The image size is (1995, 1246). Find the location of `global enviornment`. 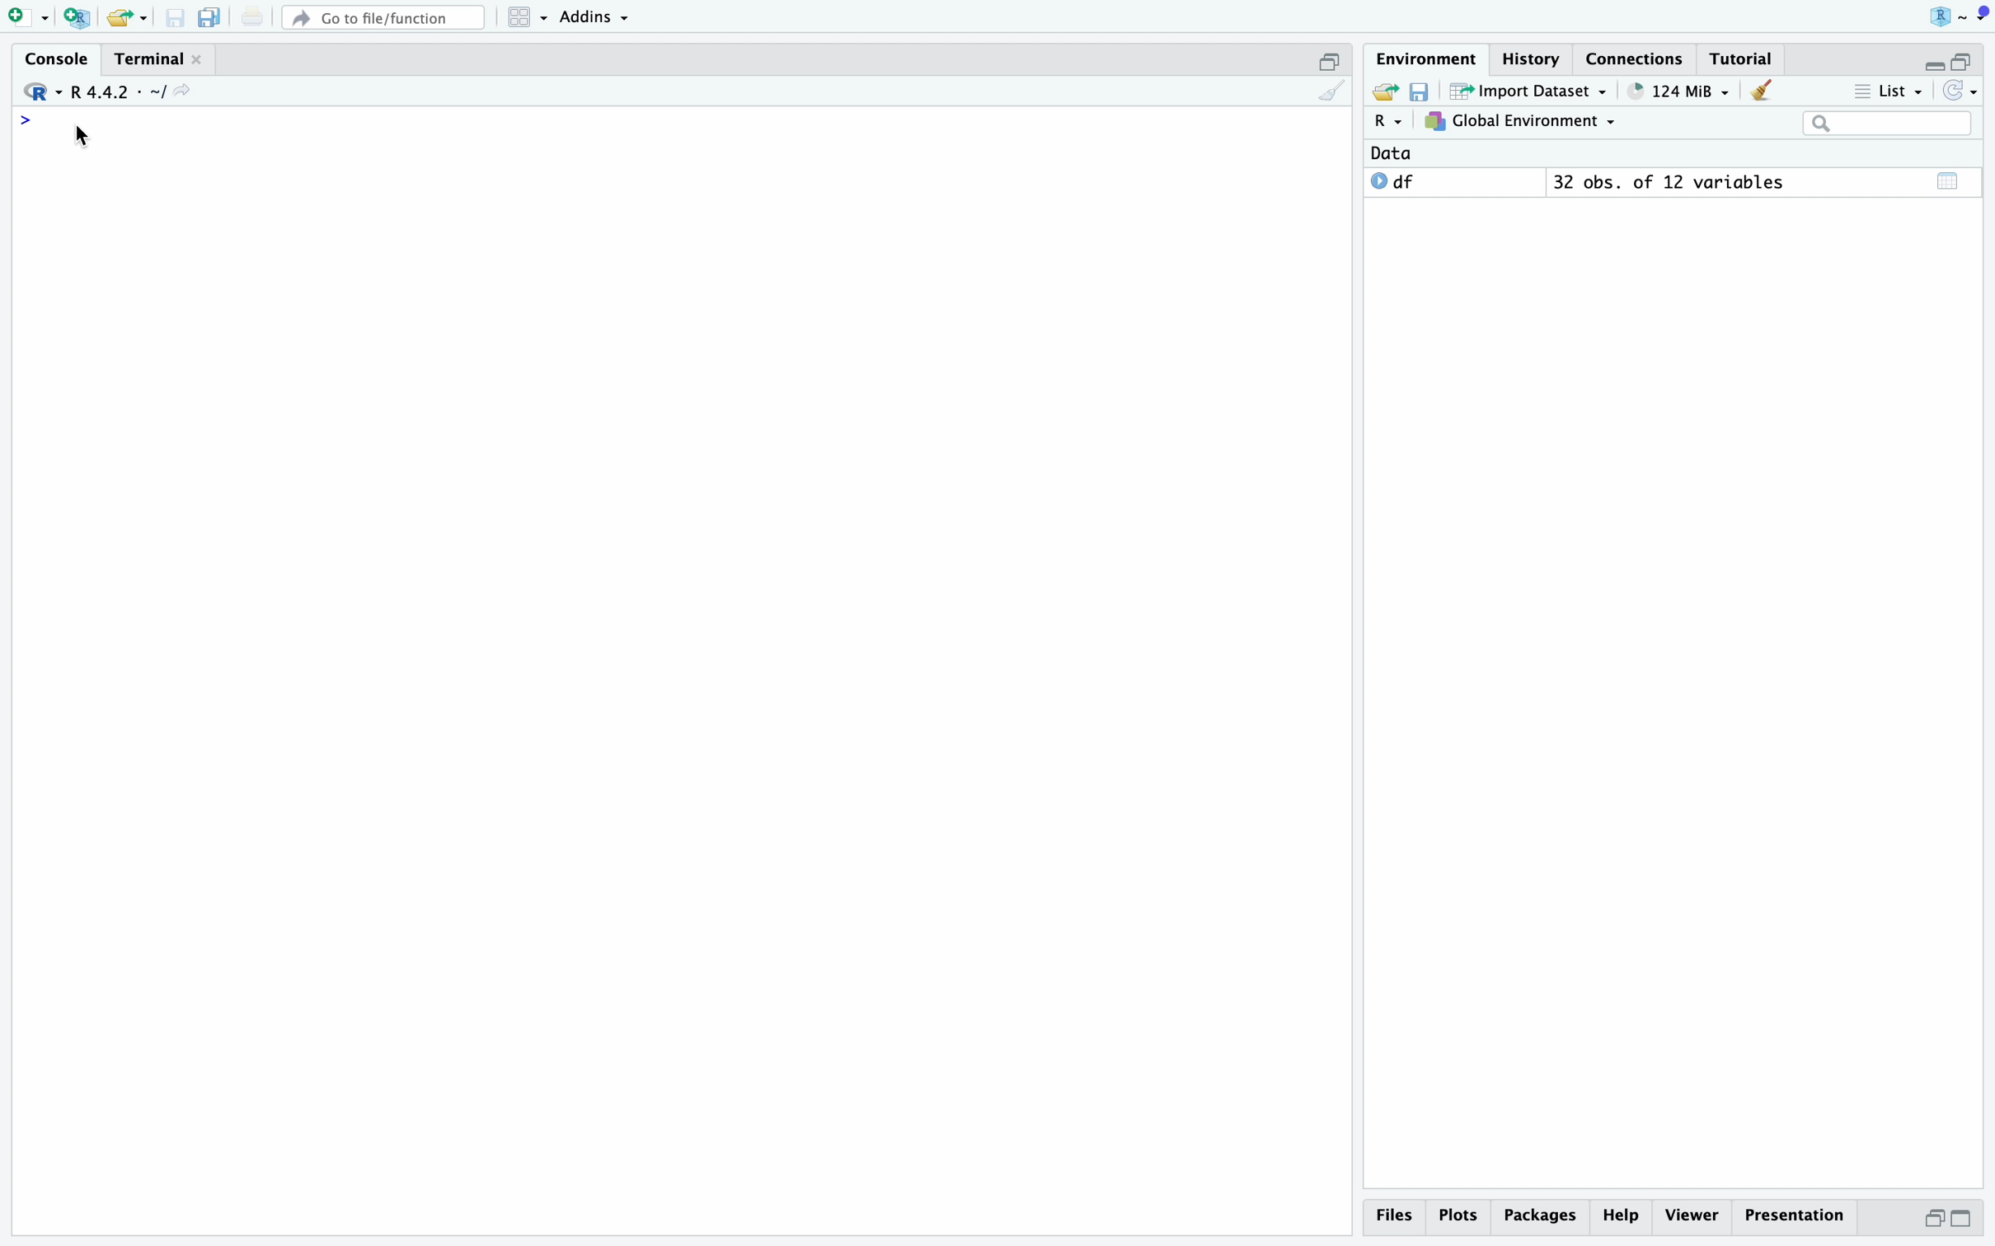

global enviornment is located at coordinates (1520, 121).